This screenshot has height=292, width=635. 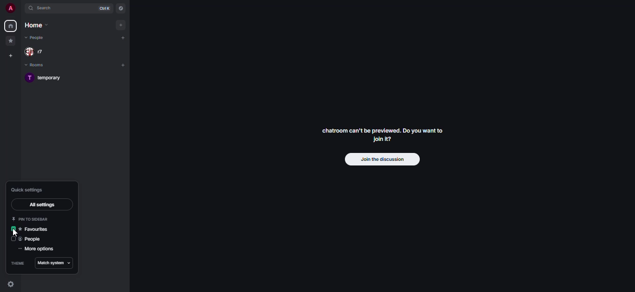 I want to click on favorites, so click(x=11, y=40).